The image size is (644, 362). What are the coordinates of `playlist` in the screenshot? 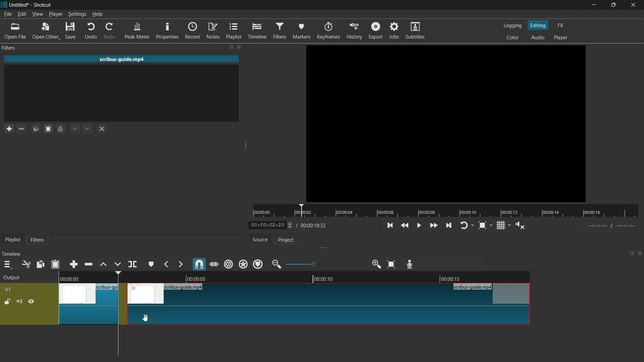 It's located at (11, 240).